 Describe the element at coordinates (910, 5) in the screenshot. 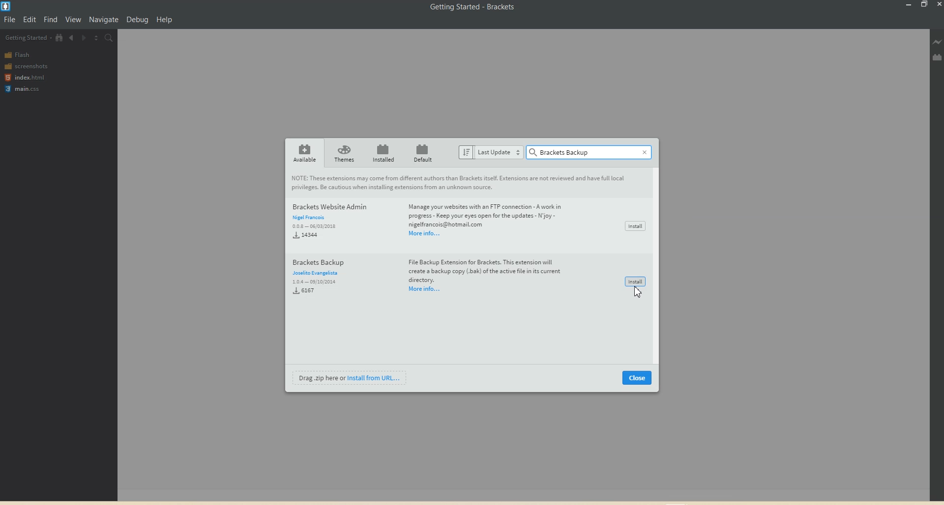

I see `Minimize` at that location.